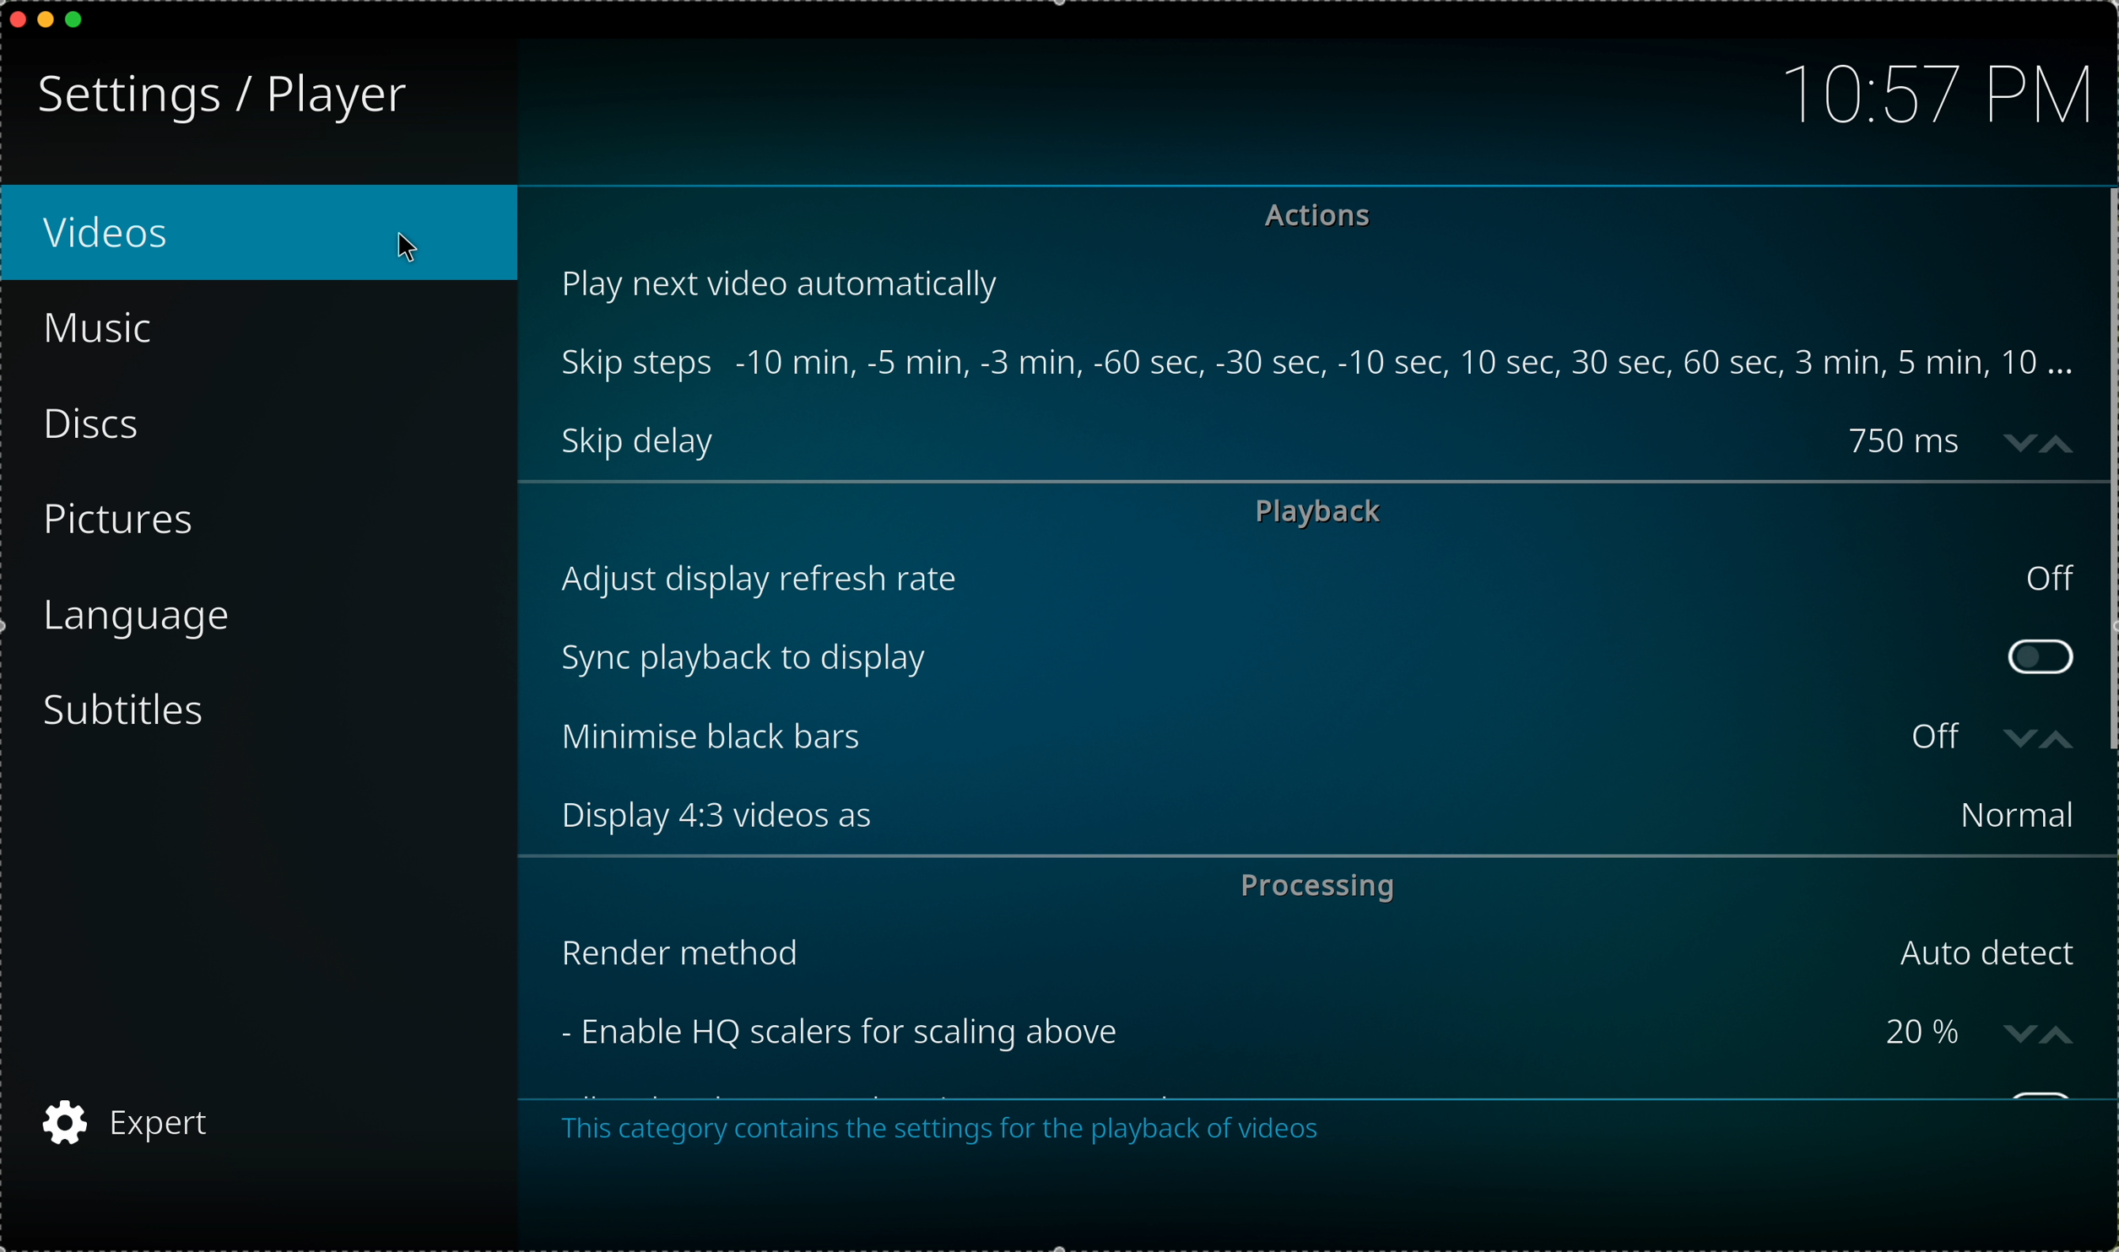 This screenshot has width=2119, height=1252. Describe the element at coordinates (1271, 657) in the screenshot. I see `sync playback to display` at that location.